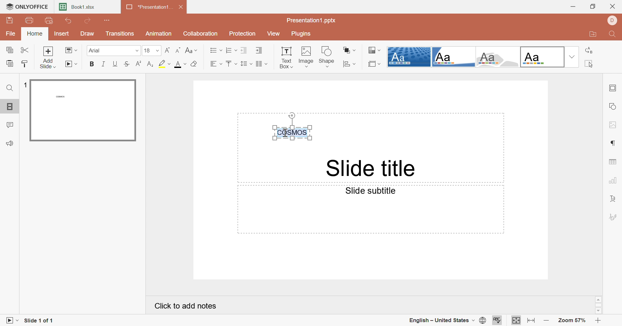  What do you see at coordinates (614, 35) in the screenshot?
I see `Find` at bounding box center [614, 35].